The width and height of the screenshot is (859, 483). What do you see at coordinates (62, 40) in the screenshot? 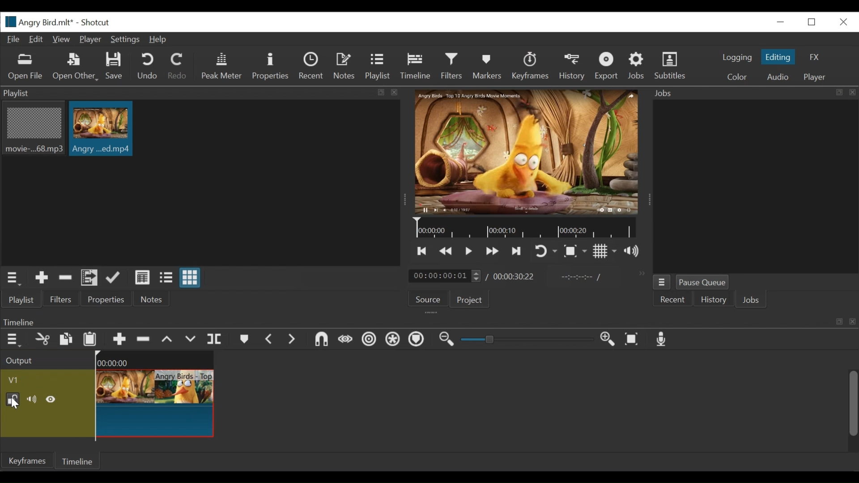
I see `View` at bounding box center [62, 40].